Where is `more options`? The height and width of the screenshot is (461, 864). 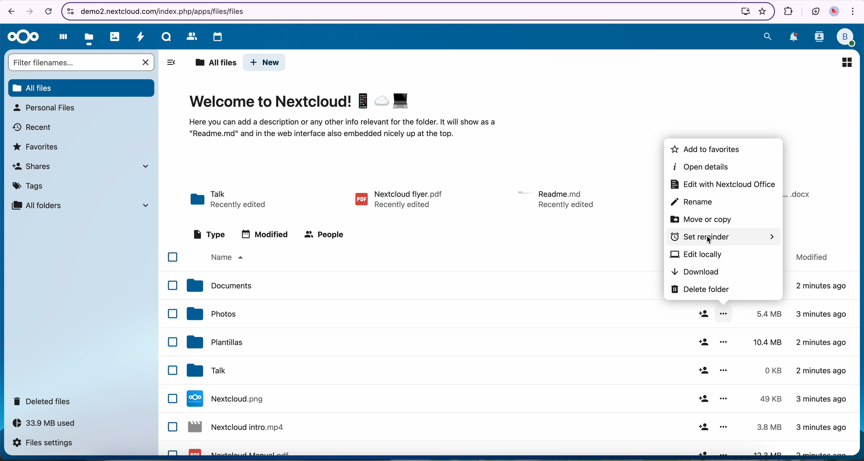 more options is located at coordinates (724, 343).